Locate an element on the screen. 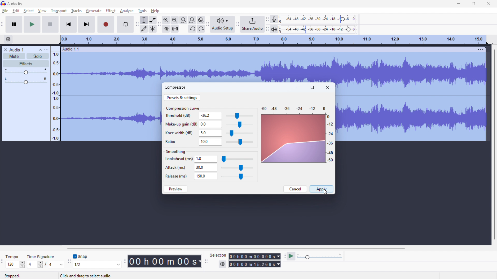  silence audio selection is located at coordinates (175, 29).